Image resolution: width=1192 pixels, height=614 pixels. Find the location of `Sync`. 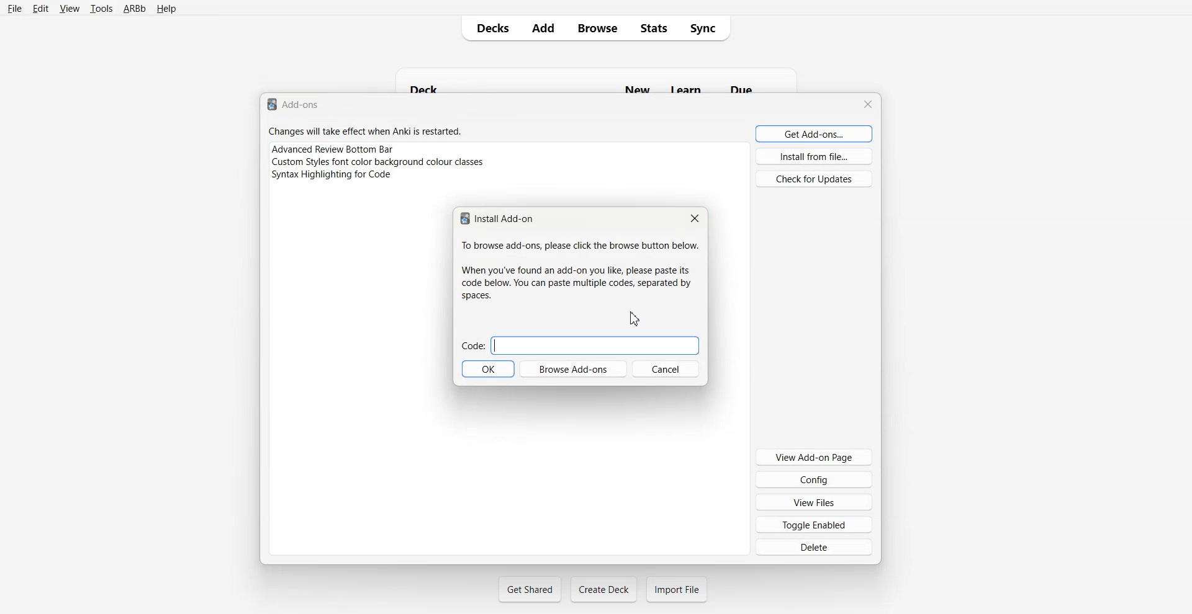

Sync is located at coordinates (708, 29).